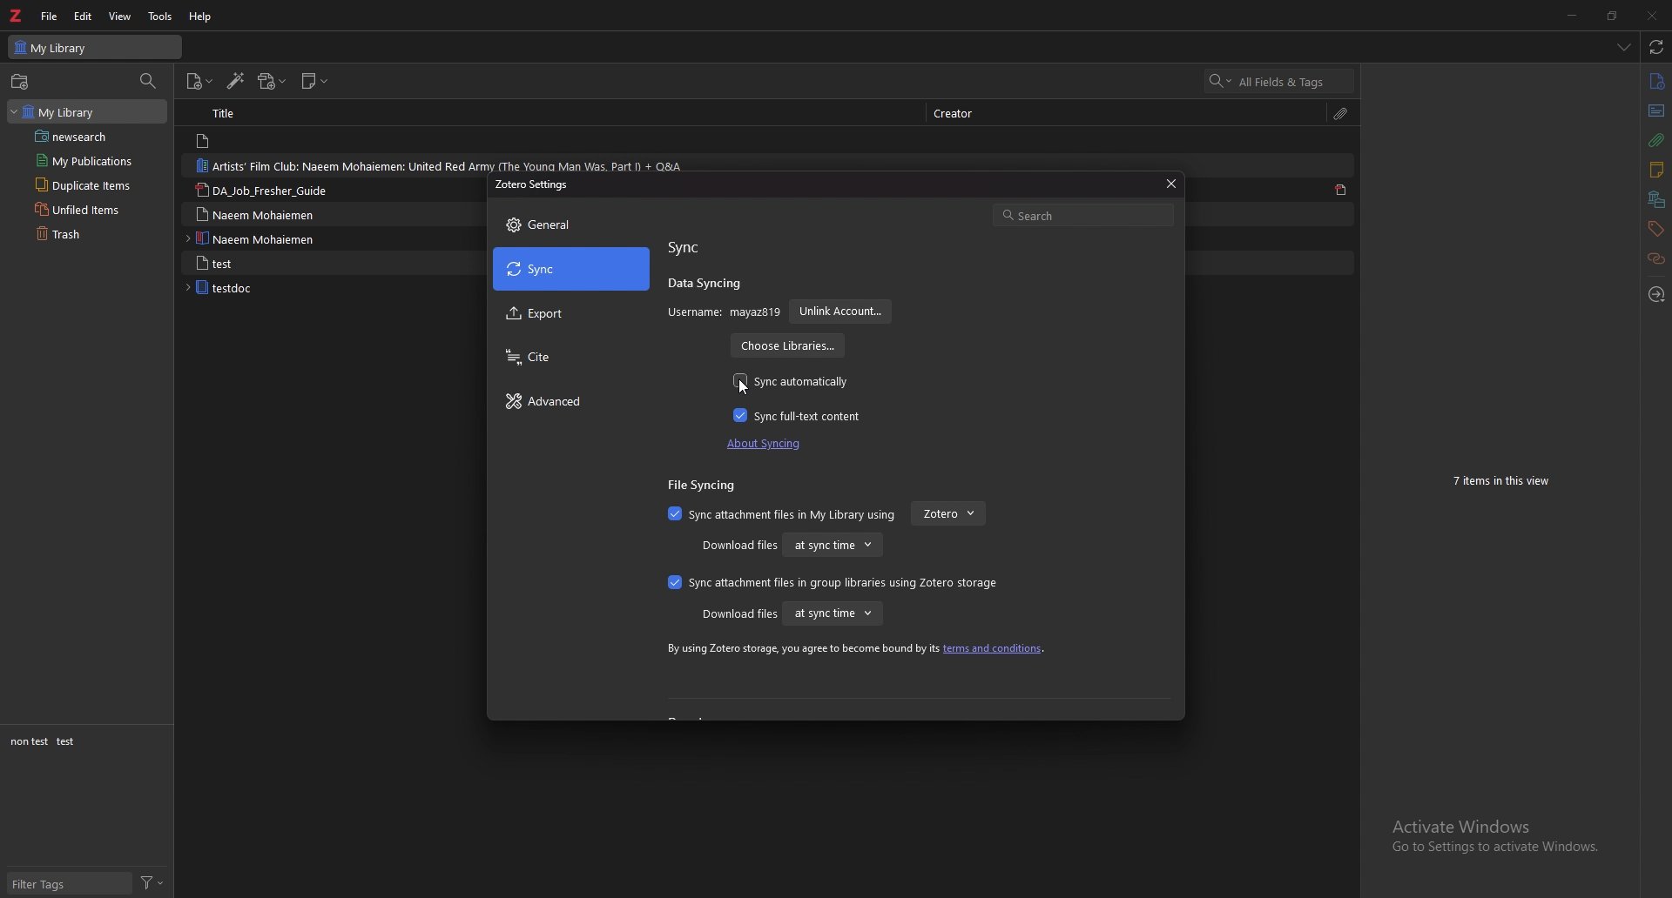 This screenshot has width=1672, height=898. Describe the element at coordinates (1656, 200) in the screenshot. I see `libraries and collections` at that location.